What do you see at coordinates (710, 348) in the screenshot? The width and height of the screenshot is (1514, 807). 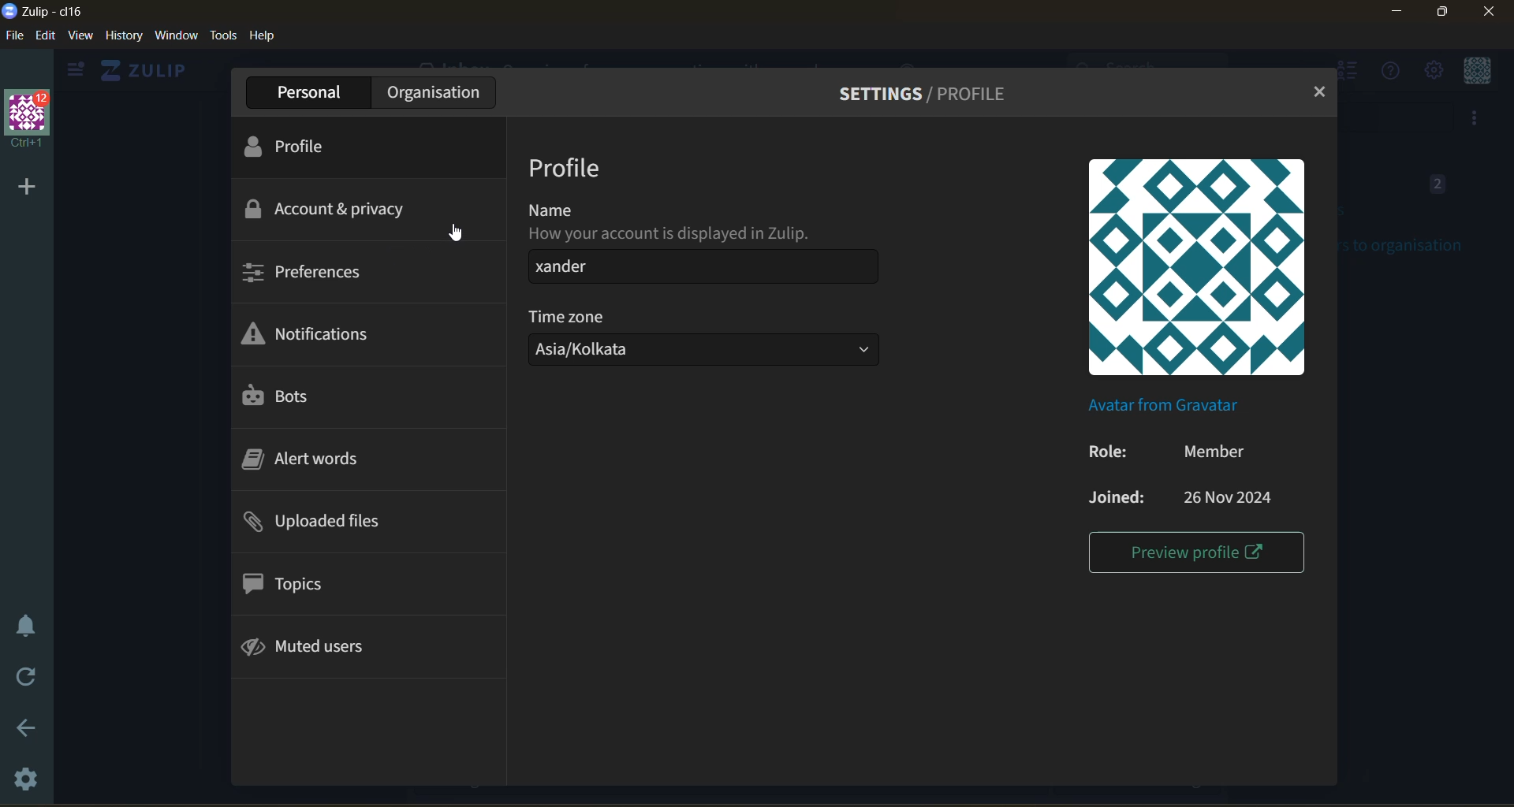 I see `asia/kolkata` at bounding box center [710, 348].